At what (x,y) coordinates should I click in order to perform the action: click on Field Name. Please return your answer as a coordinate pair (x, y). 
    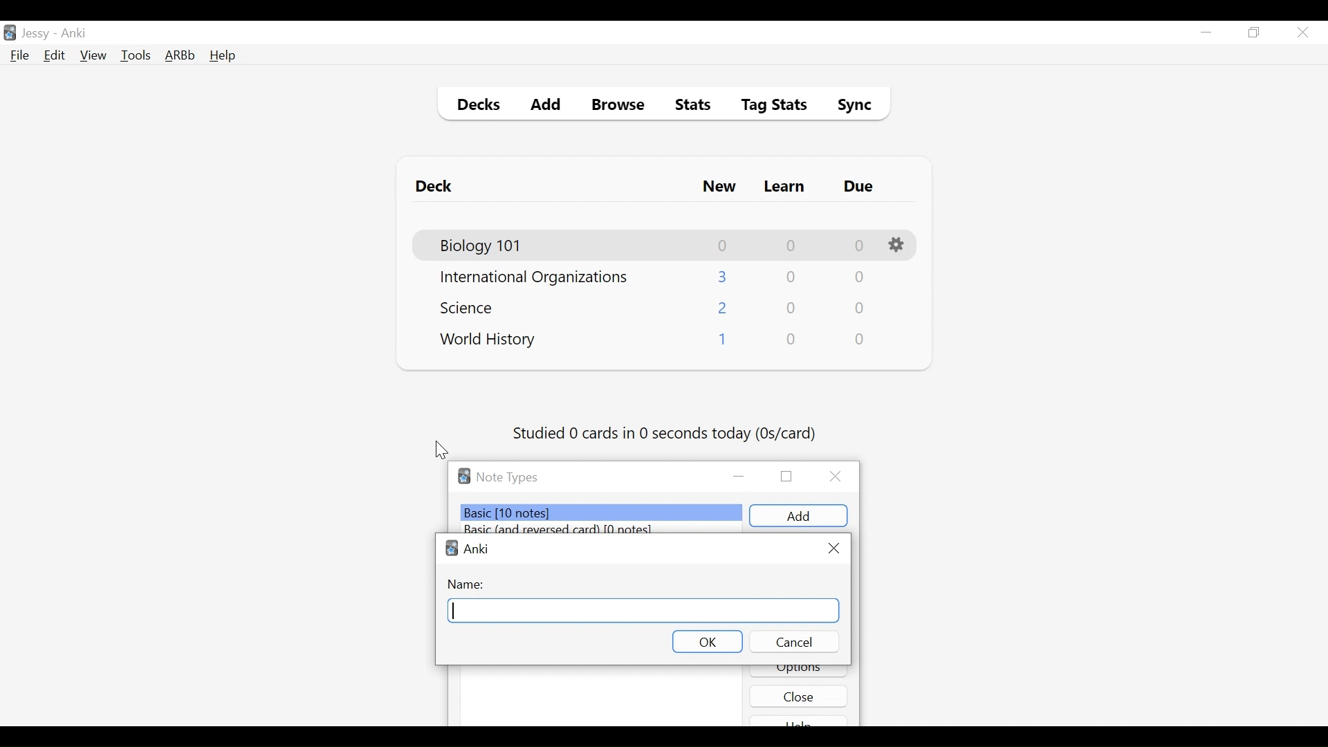
    Looking at the image, I should click on (644, 610).